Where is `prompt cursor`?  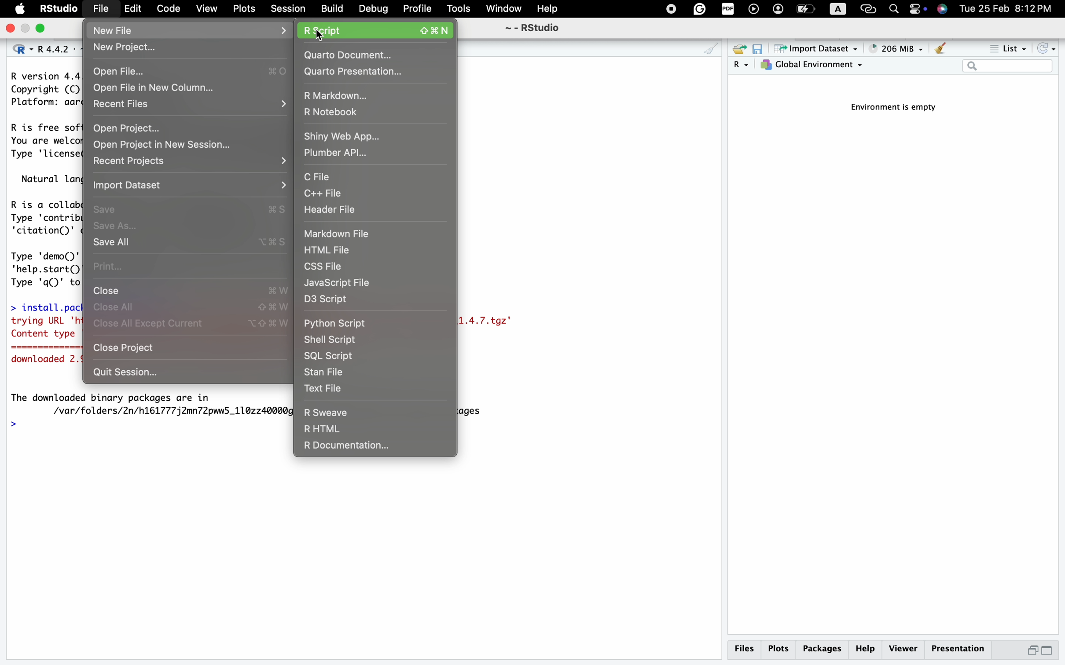 prompt cursor is located at coordinates (13, 425).